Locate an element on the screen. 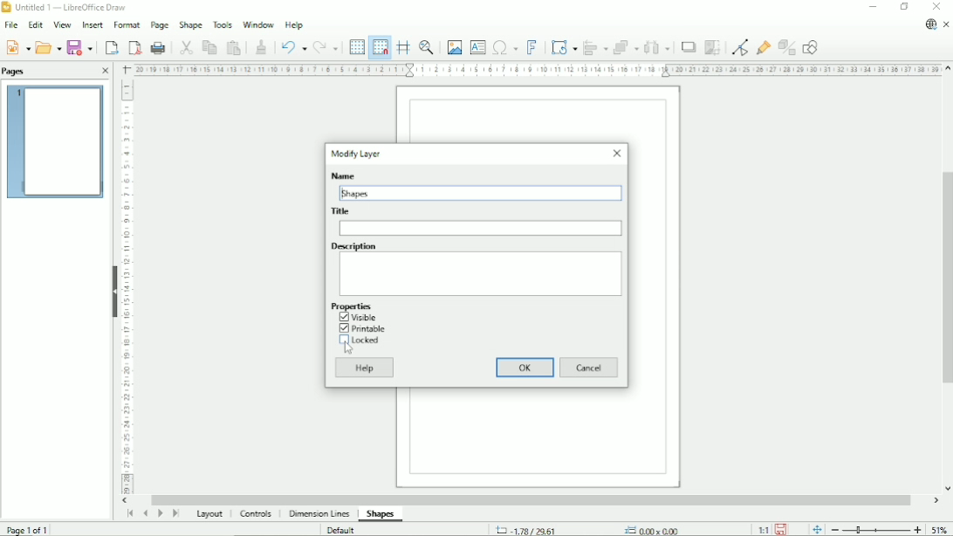 This screenshot has width=953, height=536. Crop image is located at coordinates (712, 48).